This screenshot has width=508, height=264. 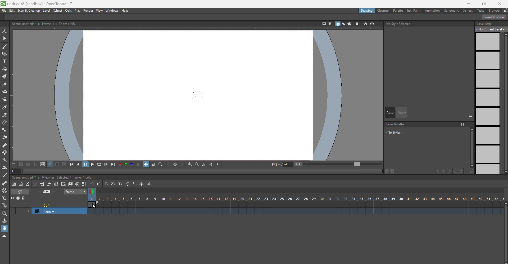 I want to click on scan & cleanup, so click(x=28, y=11).